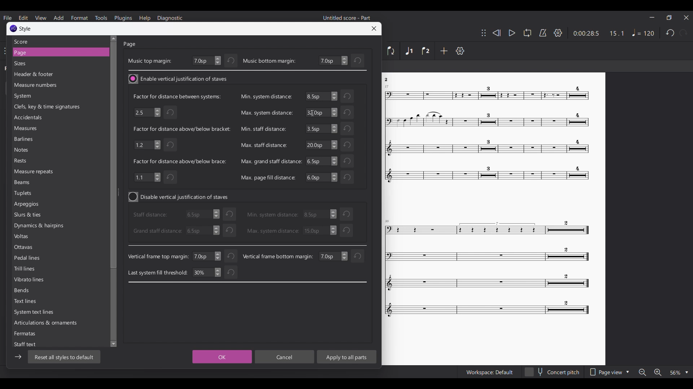  Describe the element at coordinates (231, 255) in the screenshot. I see `Undo` at that location.